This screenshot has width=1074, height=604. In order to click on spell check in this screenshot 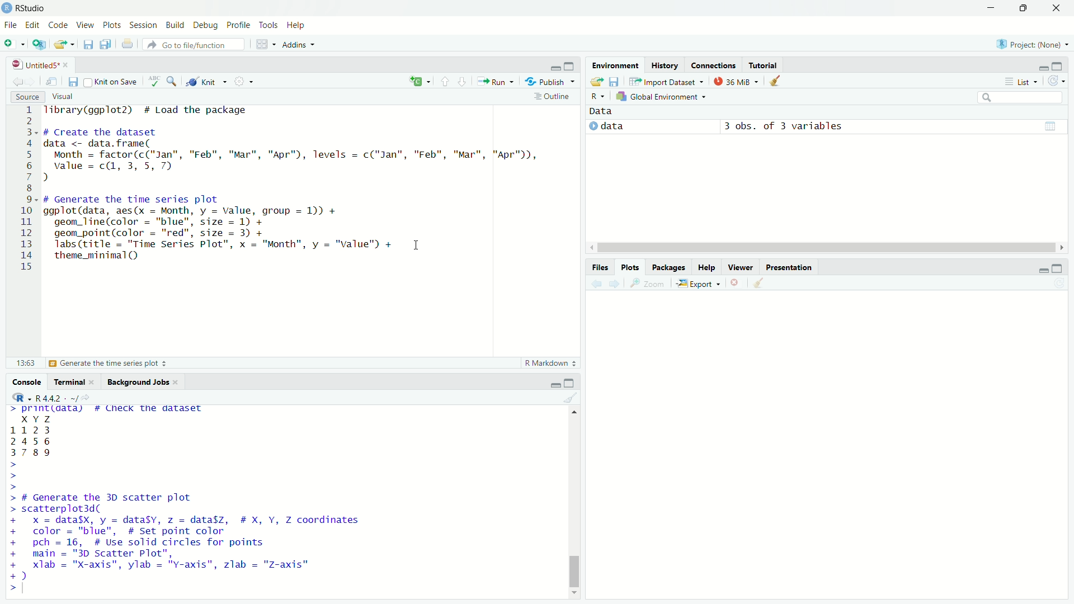, I will do `click(152, 81)`.